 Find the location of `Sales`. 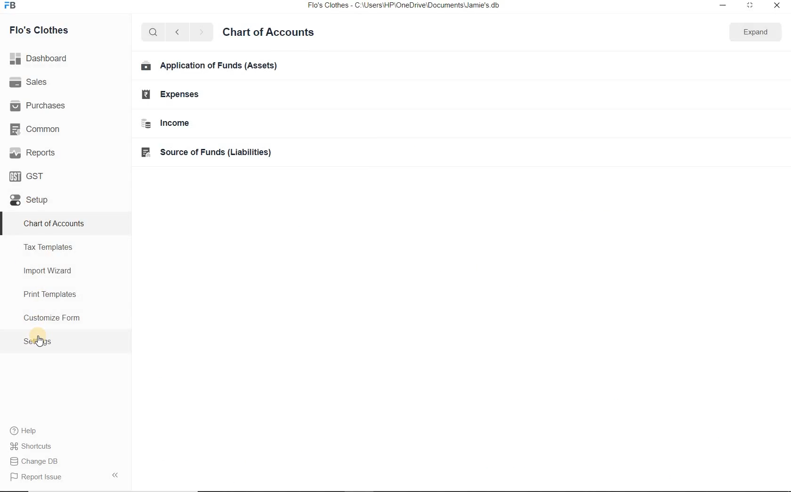

Sales is located at coordinates (28, 82).